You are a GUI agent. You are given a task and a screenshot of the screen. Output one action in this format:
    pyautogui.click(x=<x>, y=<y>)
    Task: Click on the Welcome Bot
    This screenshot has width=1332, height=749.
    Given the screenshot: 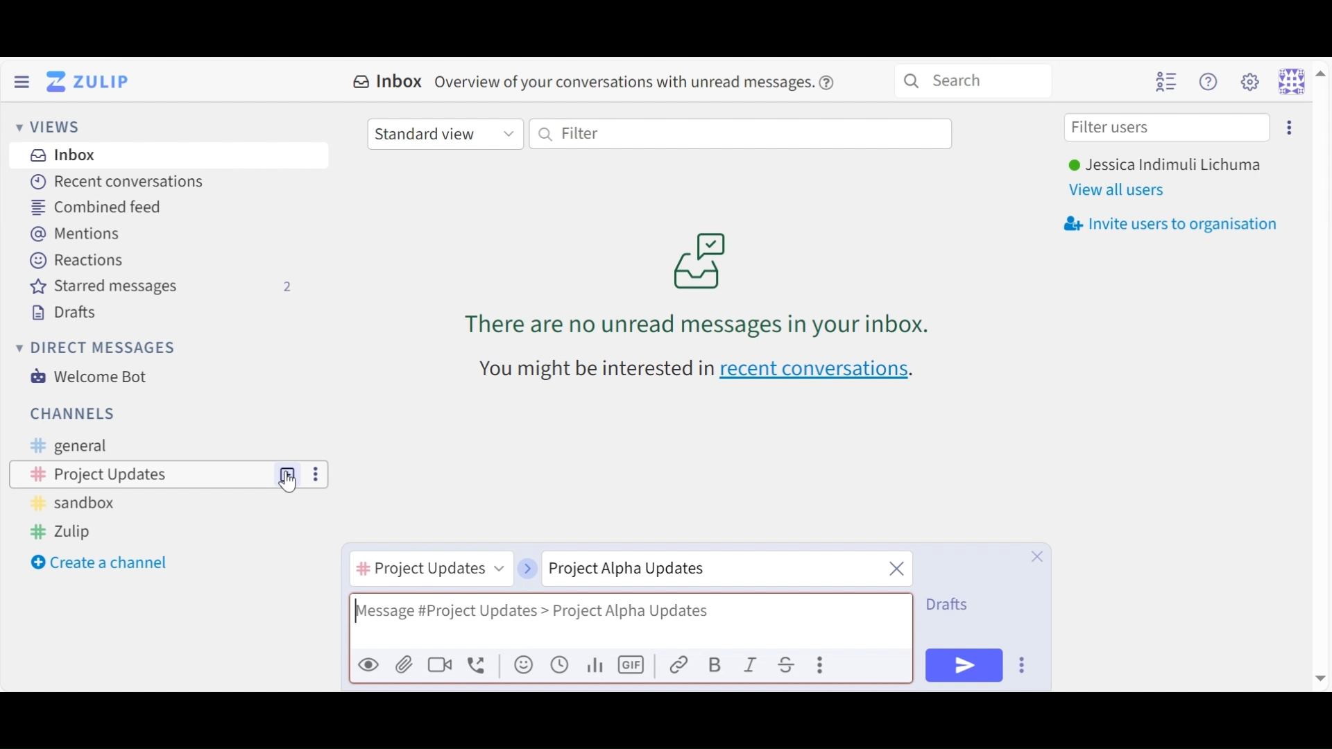 What is the action you would take?
    pyautogui.click(x=94, y=377)
    